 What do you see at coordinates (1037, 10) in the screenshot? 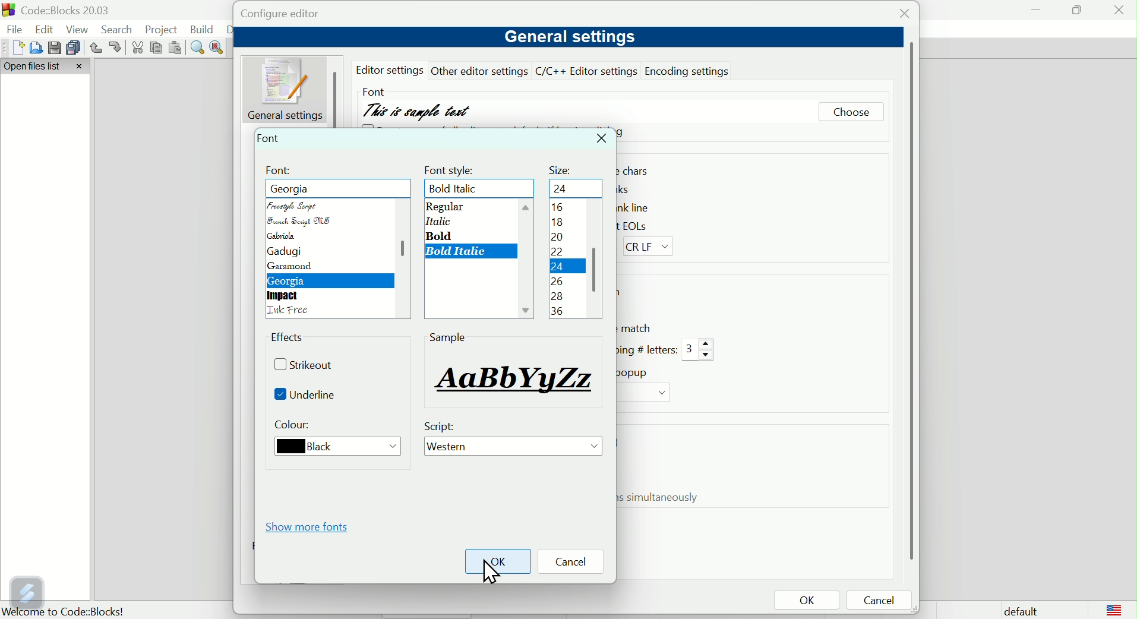
I see `minimise` at bounding box center [1037, 10].